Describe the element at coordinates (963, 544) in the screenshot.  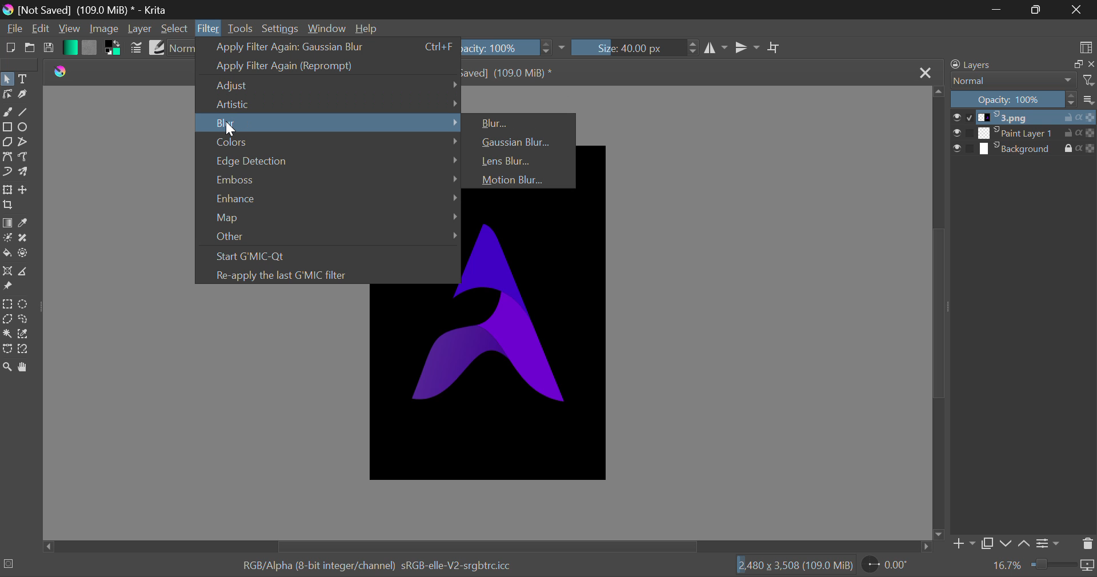
I see `Add Layer` at that location.